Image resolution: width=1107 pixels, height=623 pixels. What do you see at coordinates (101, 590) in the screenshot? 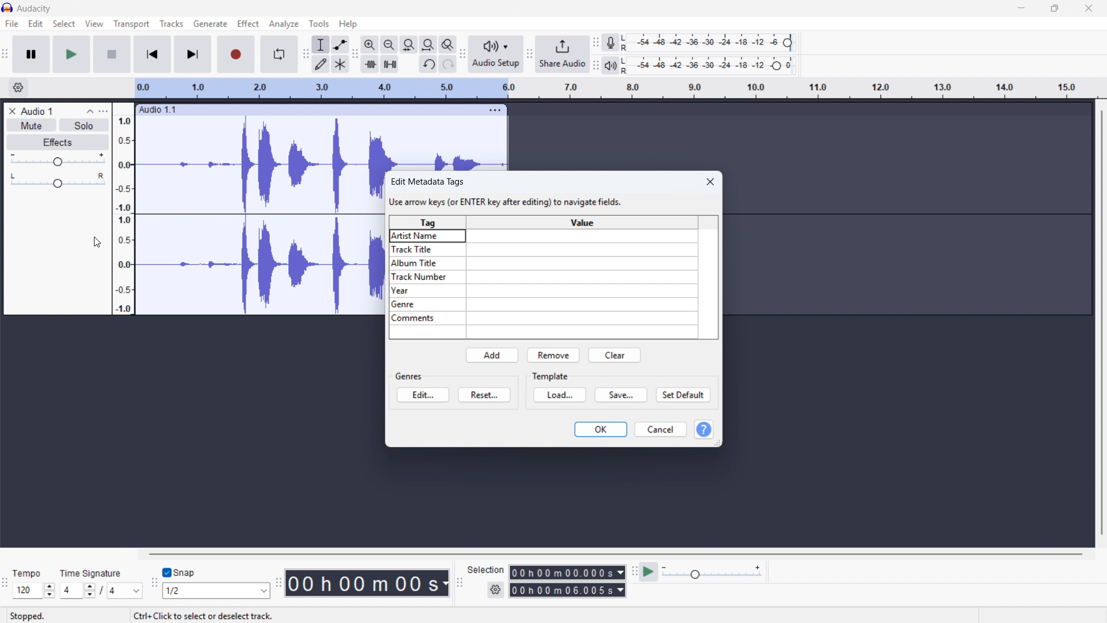
I see `set time signature` at bounding box center [101, 590].